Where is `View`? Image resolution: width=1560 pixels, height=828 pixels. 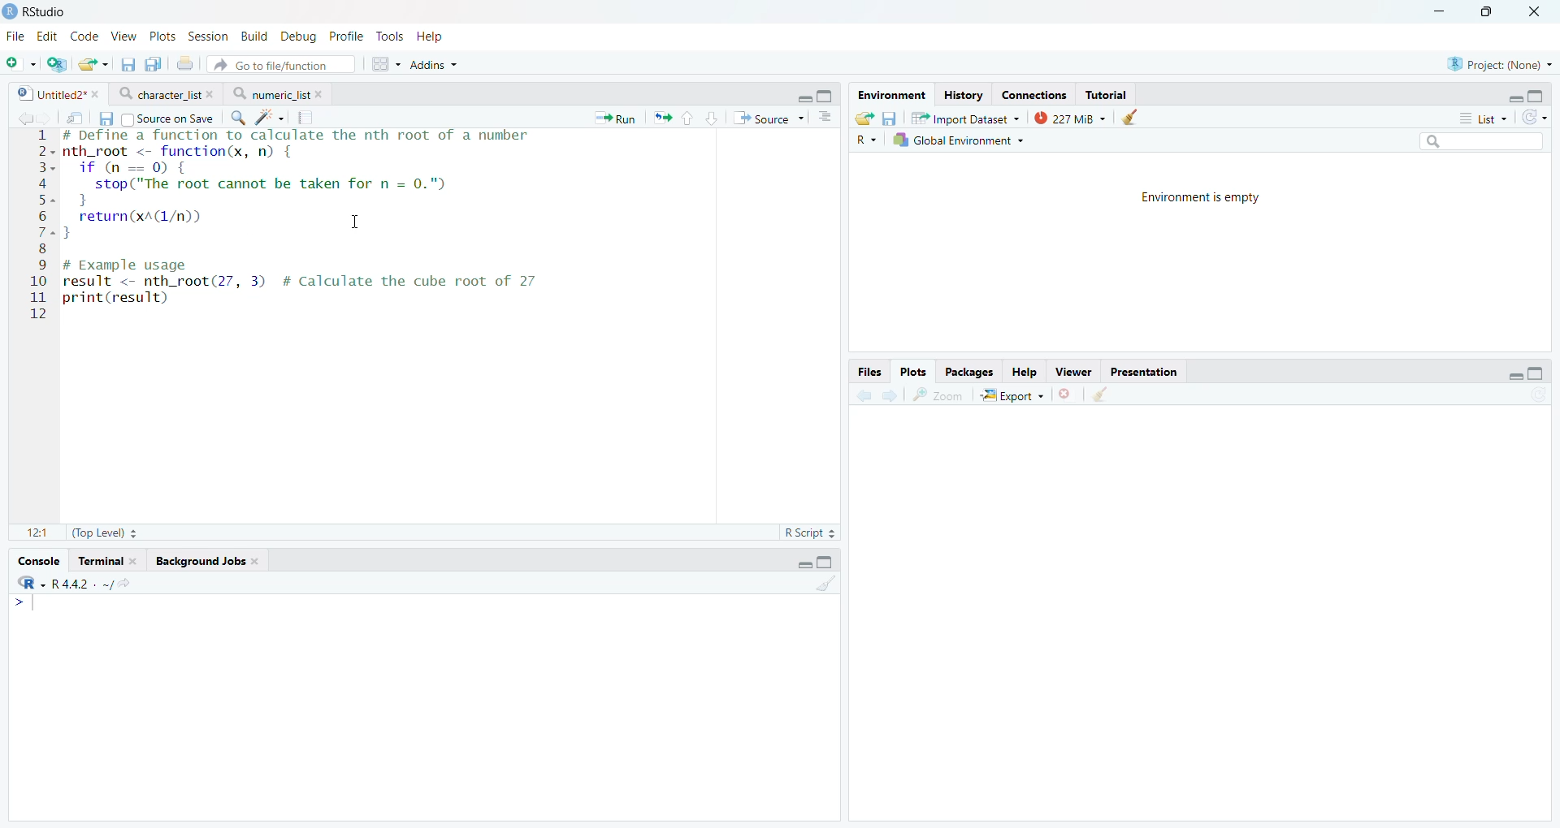 View is located at coordinates (123, 34).